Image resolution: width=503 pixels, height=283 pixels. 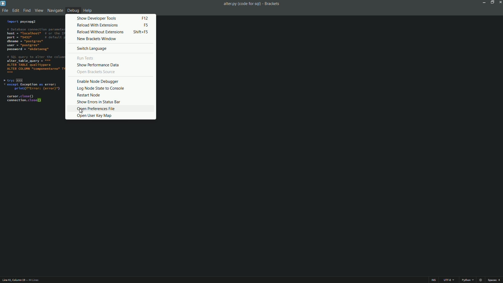 I want to click on File name, so click(x=241, y=4).